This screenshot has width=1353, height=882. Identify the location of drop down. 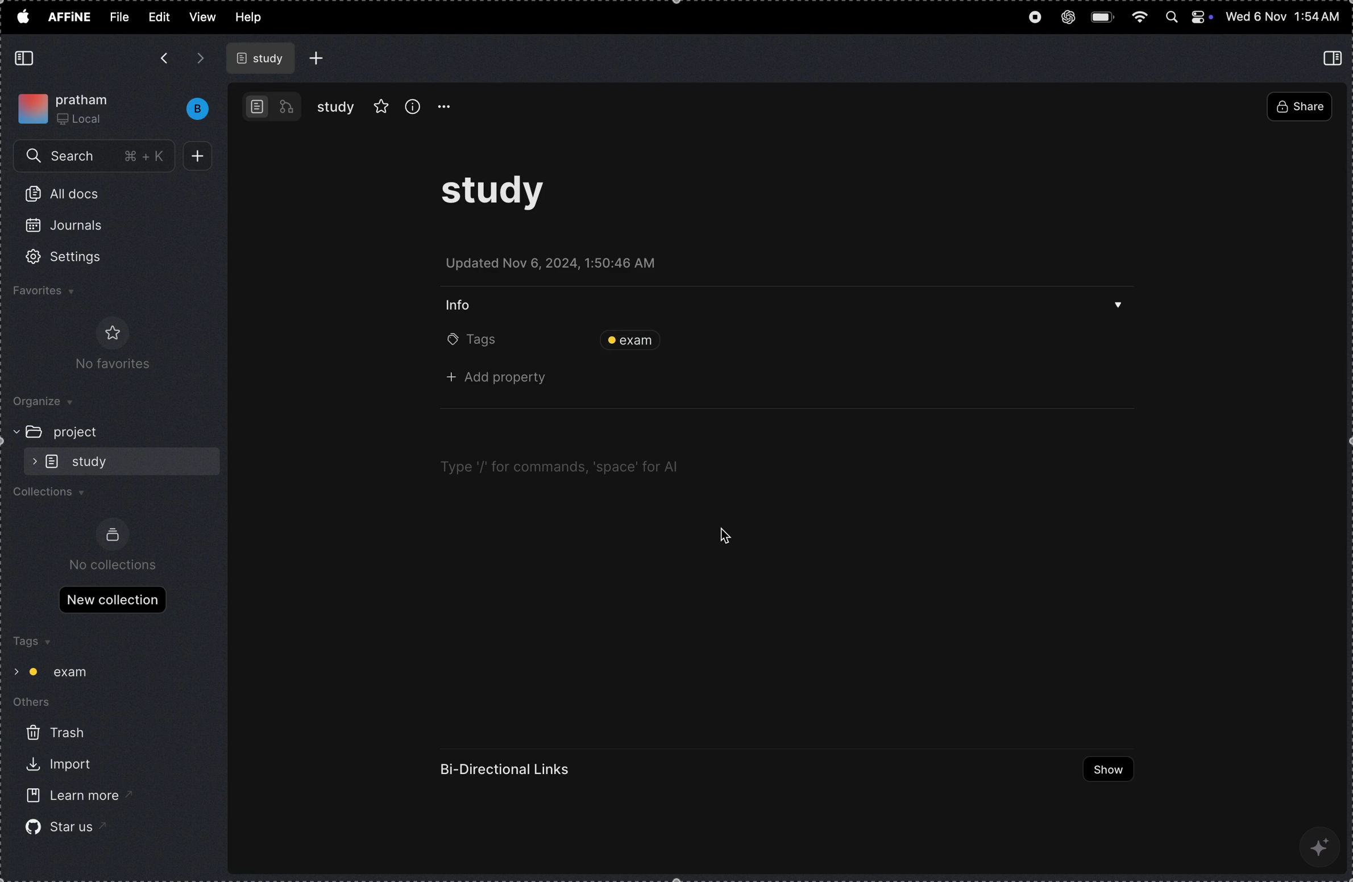
(1119, 307).